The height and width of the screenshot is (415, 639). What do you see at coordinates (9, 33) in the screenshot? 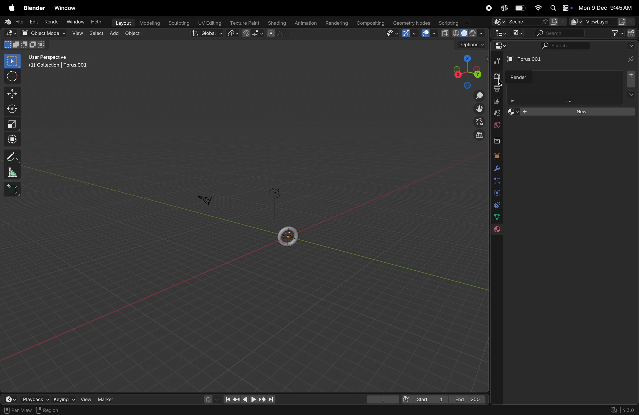
I see `editor type` at bounding box center [9, 33].